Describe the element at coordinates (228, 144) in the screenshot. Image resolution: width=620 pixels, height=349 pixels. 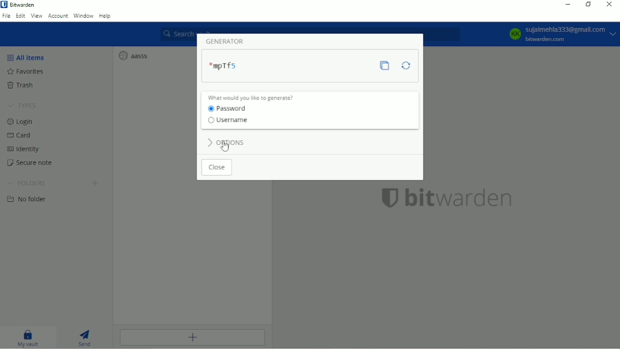
I see `Options` at that location.